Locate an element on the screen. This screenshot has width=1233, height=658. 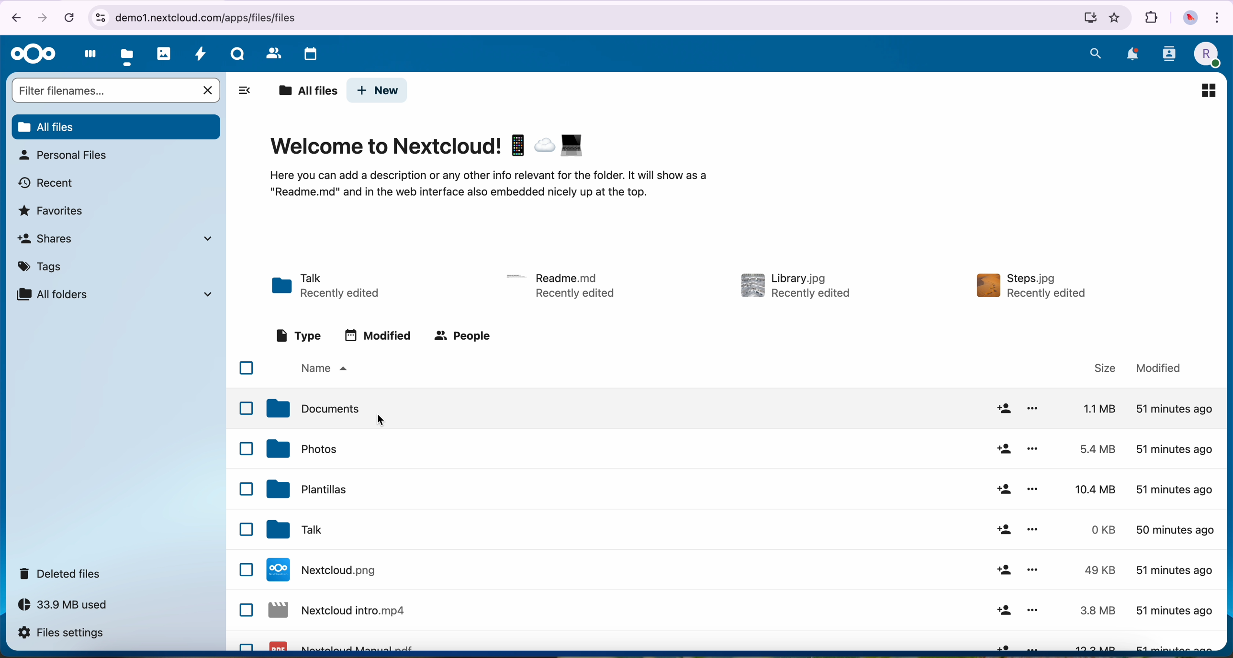
shares tab is located at coordinates (119, 238).